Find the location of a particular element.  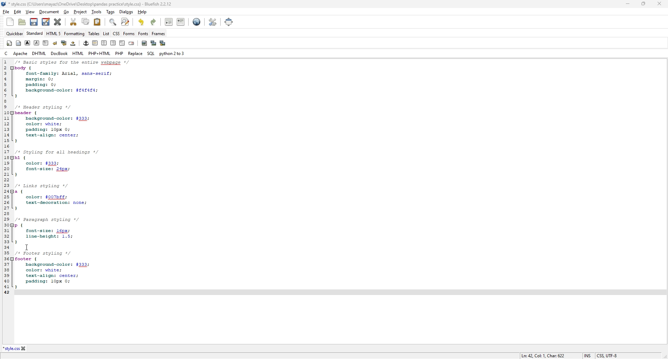

replace is located at coordinates (135, 54).